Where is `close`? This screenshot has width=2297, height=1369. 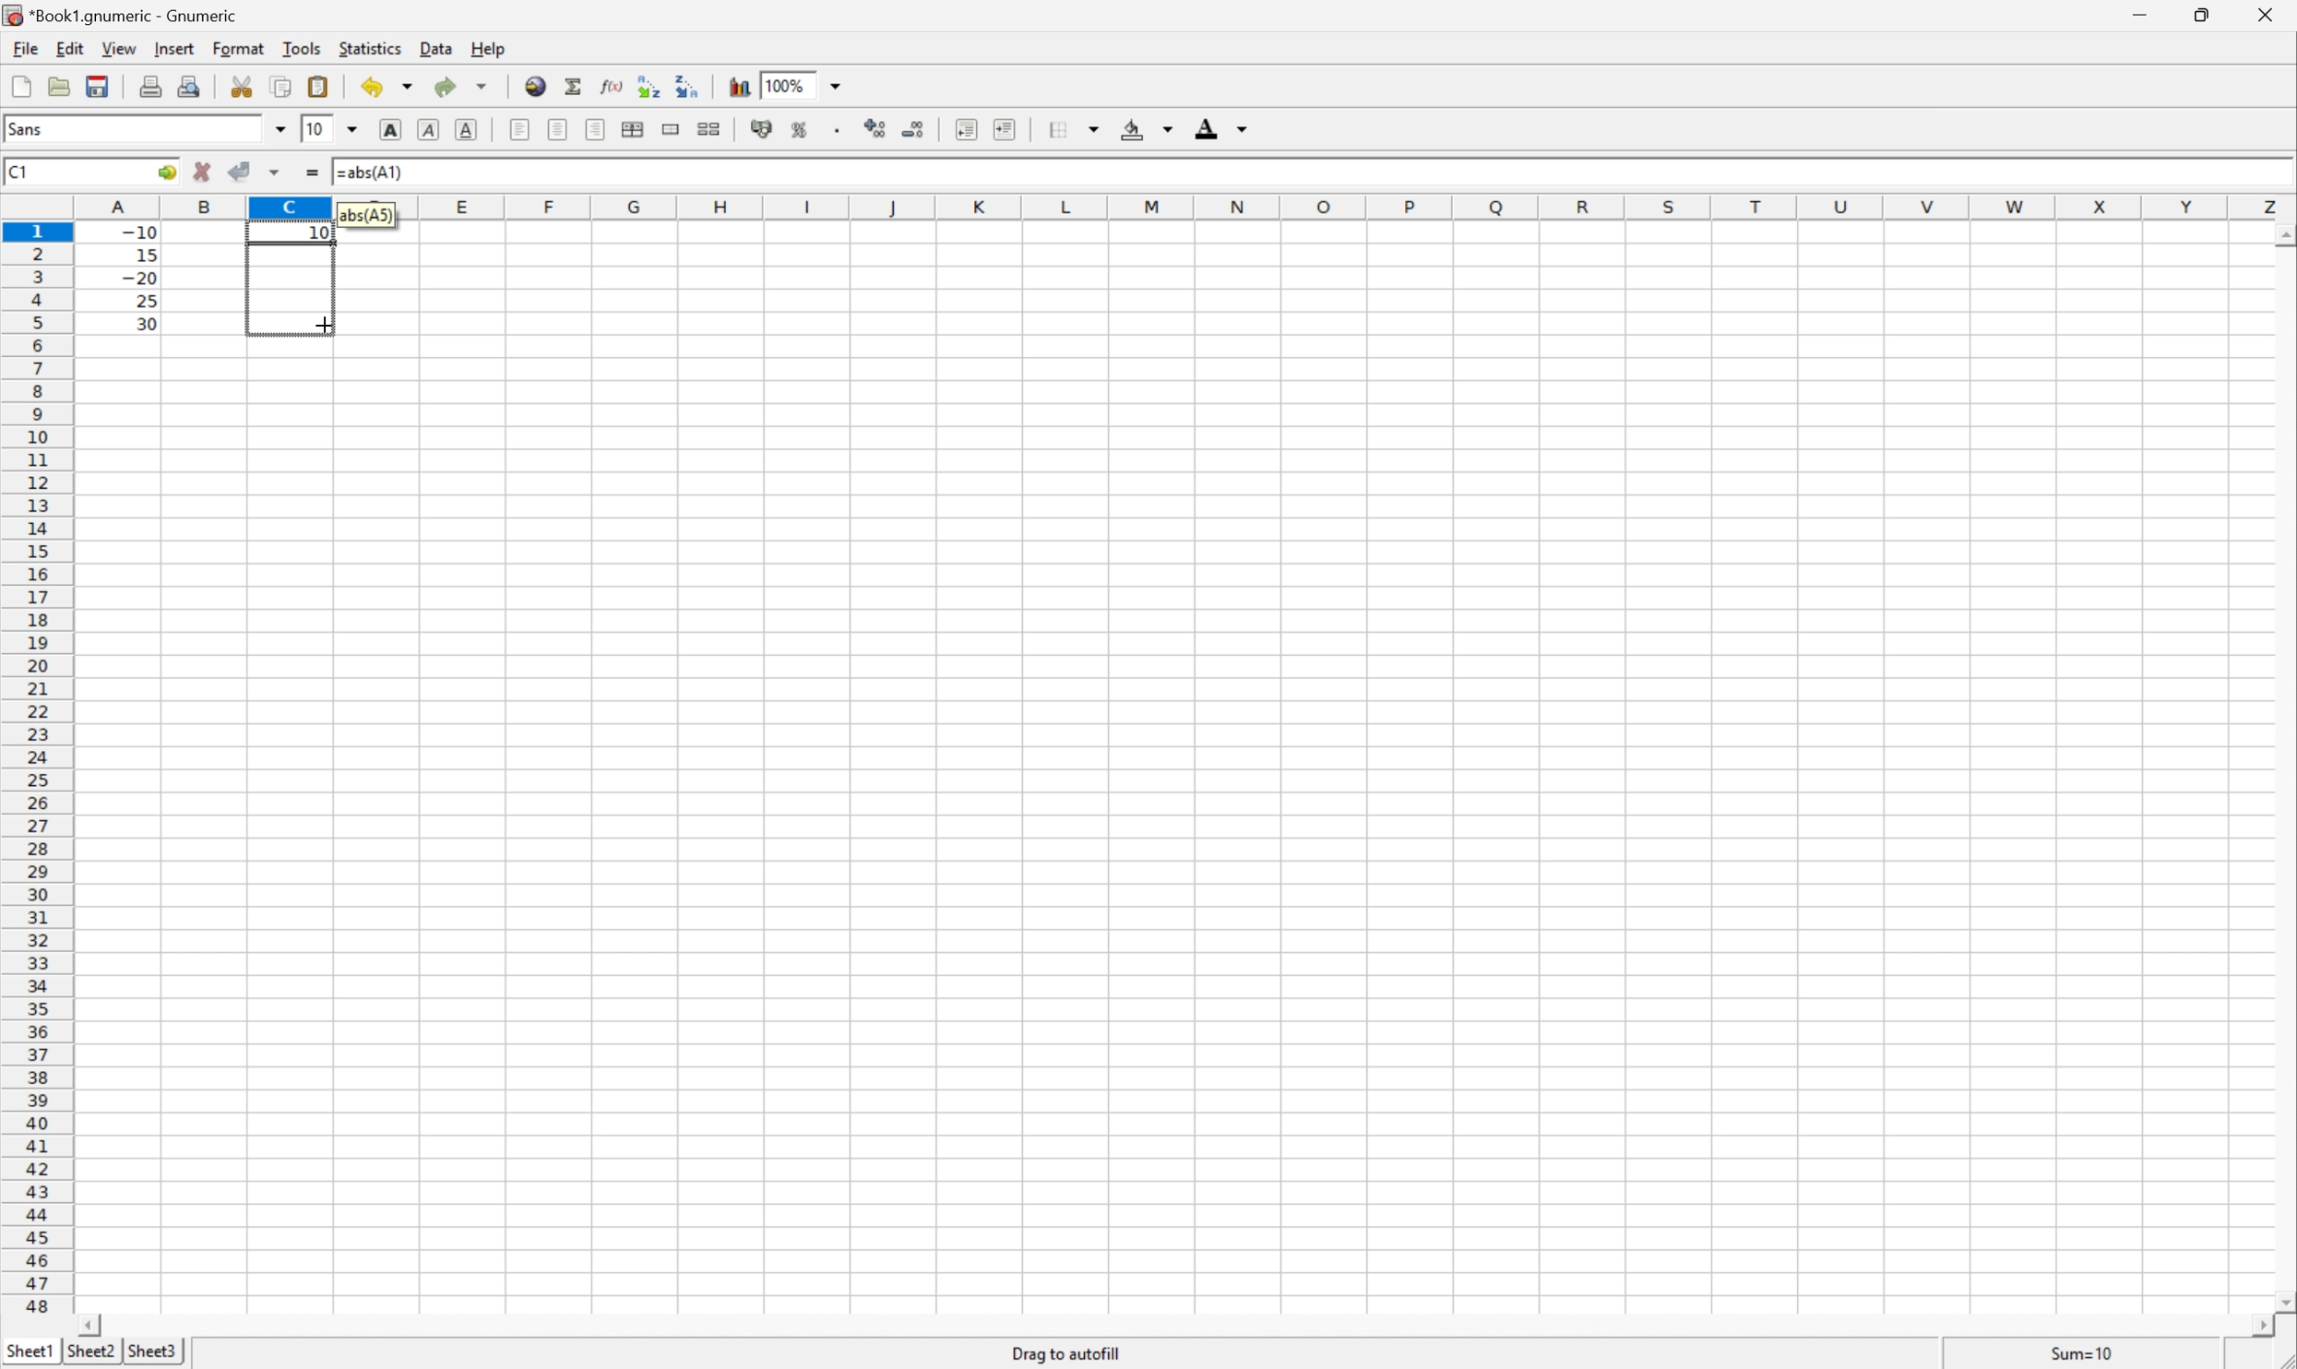 close is located at coordinates (2263, 18).